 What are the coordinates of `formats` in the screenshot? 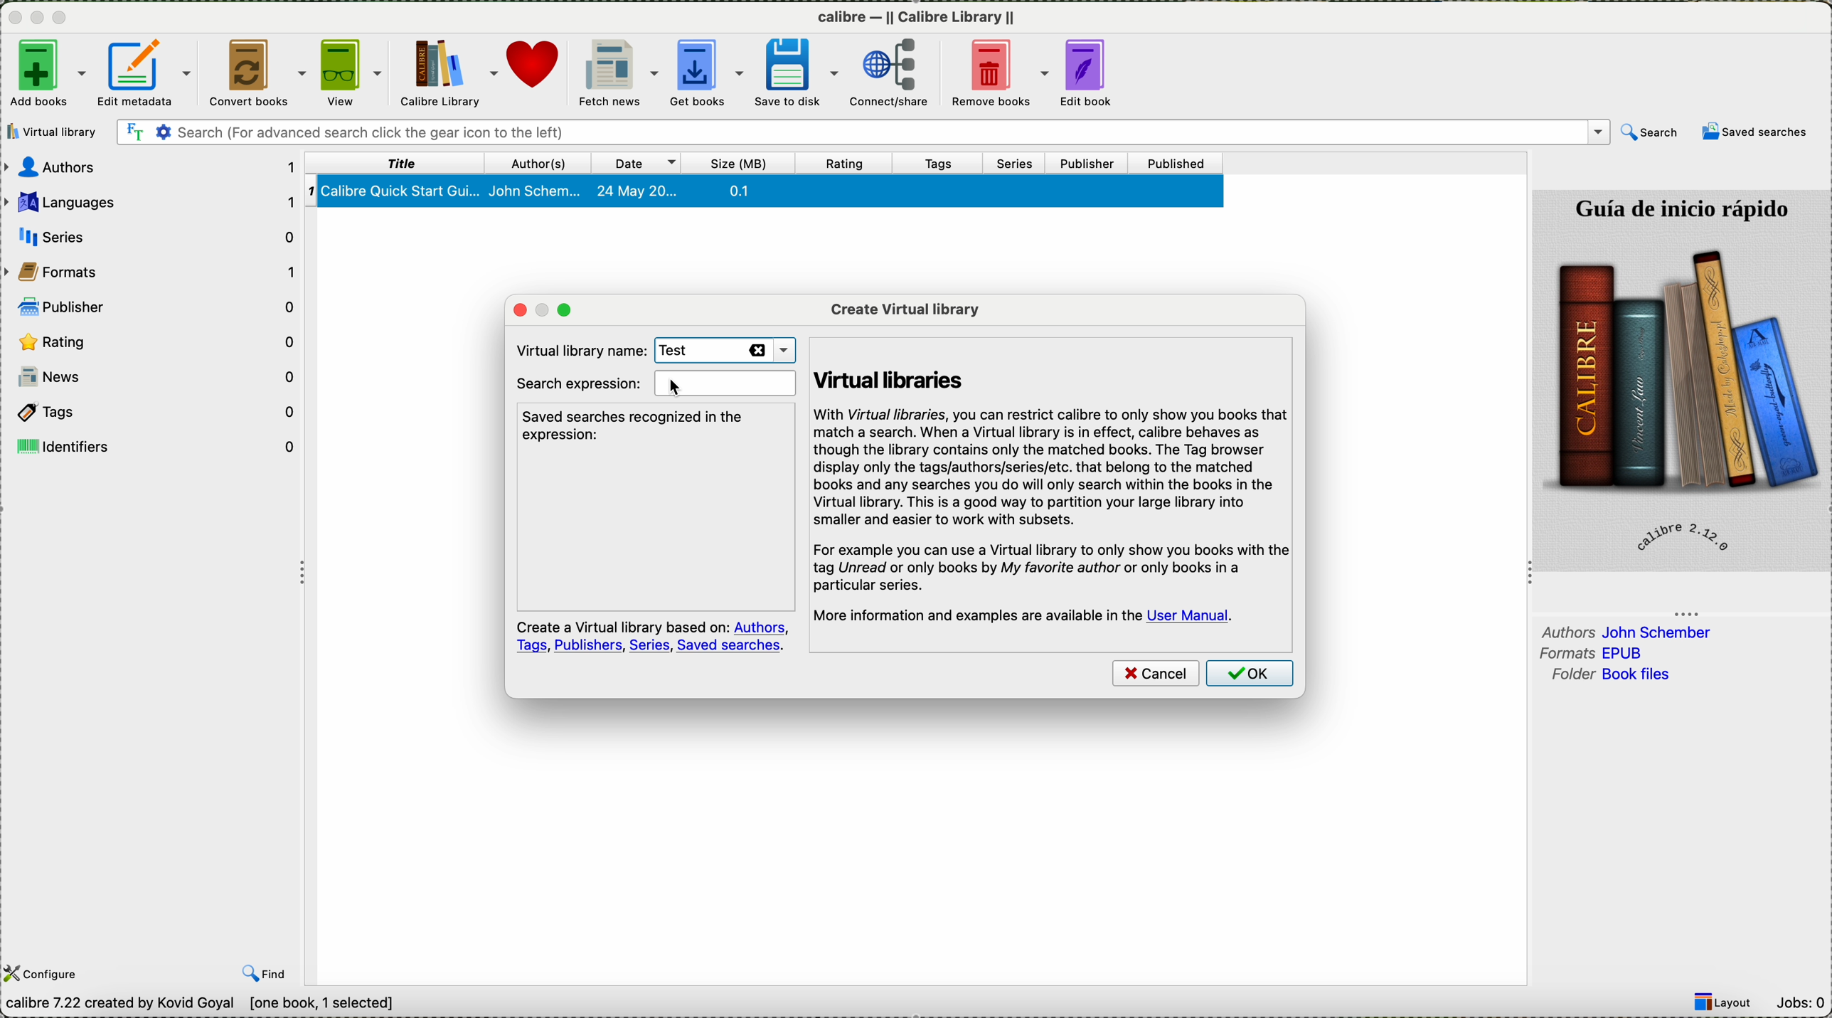 It's located at (154, 271).